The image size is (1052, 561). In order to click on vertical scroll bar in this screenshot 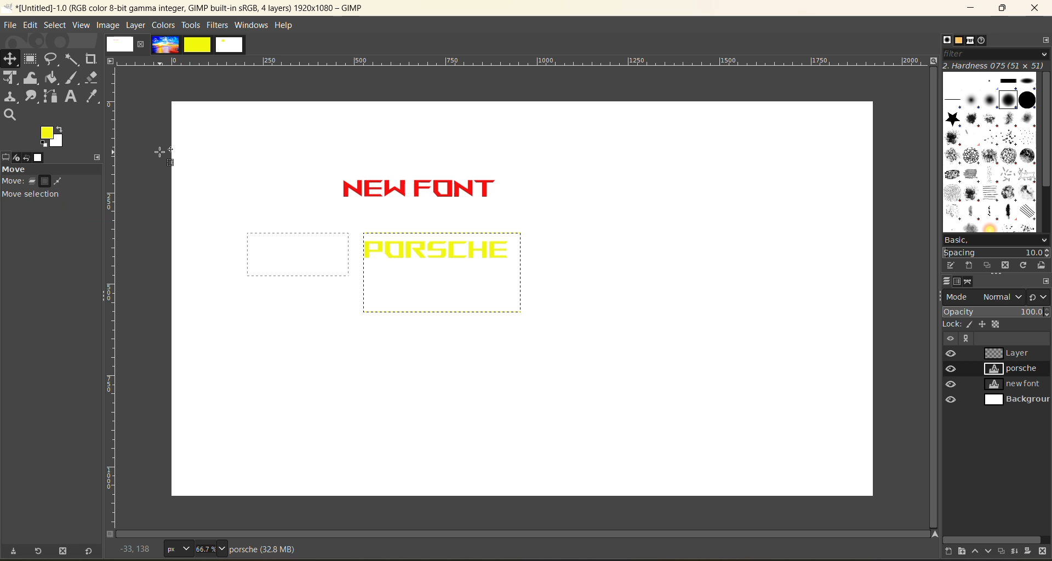, I will do `click(929, 169)`.